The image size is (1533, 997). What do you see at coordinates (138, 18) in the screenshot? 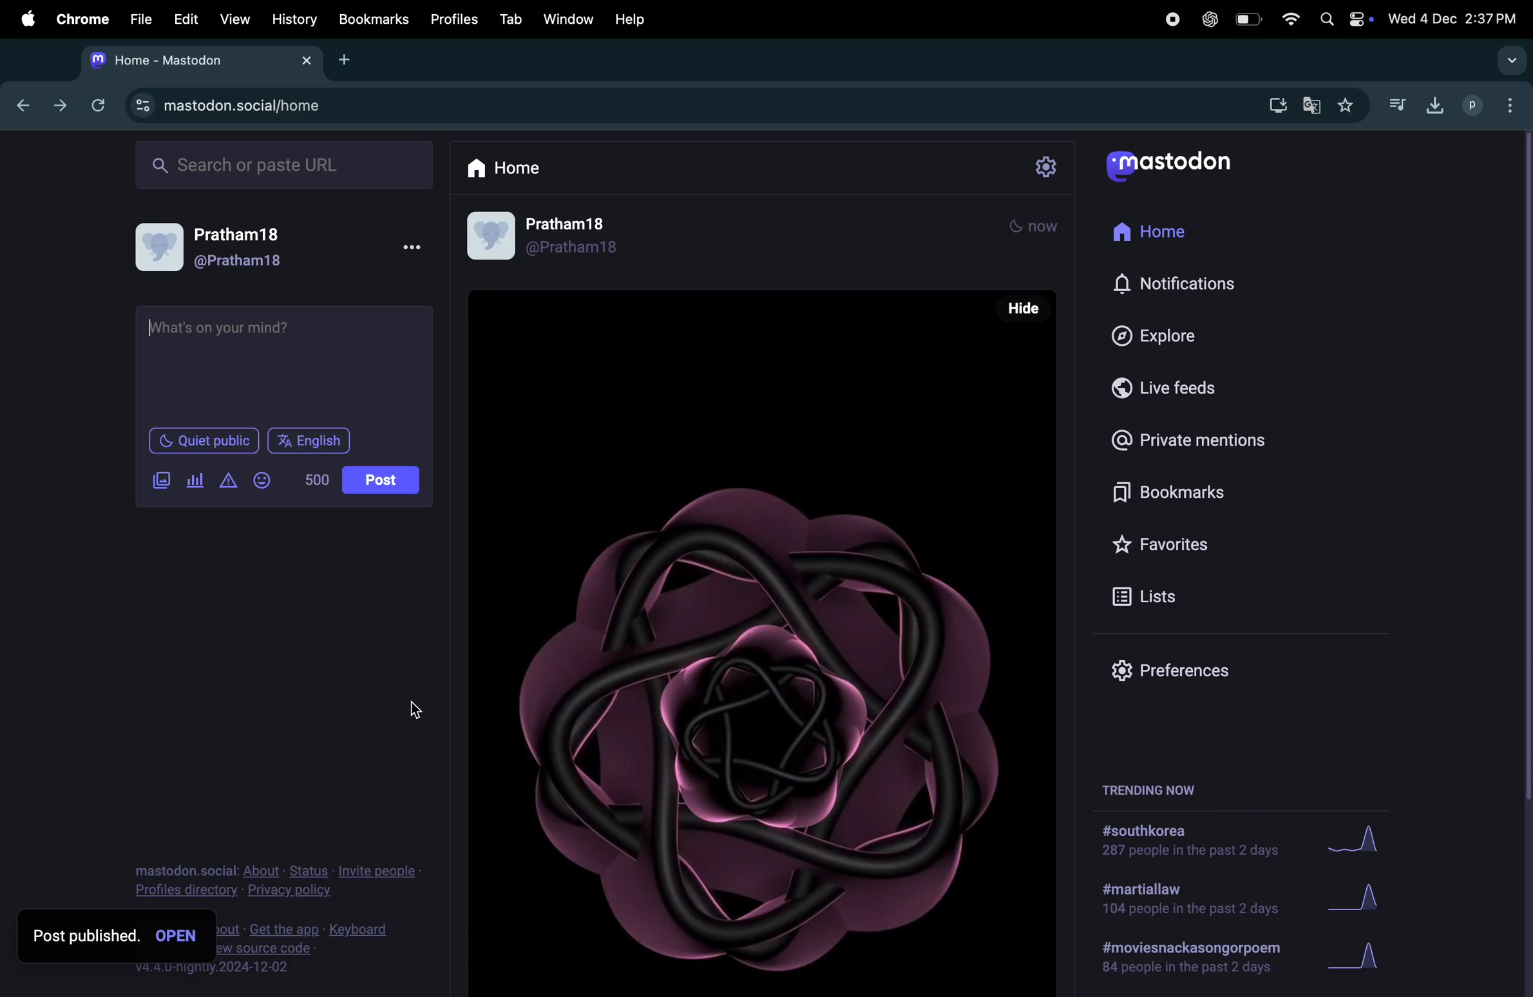
I see `Files` at bounding box center [138, 18].